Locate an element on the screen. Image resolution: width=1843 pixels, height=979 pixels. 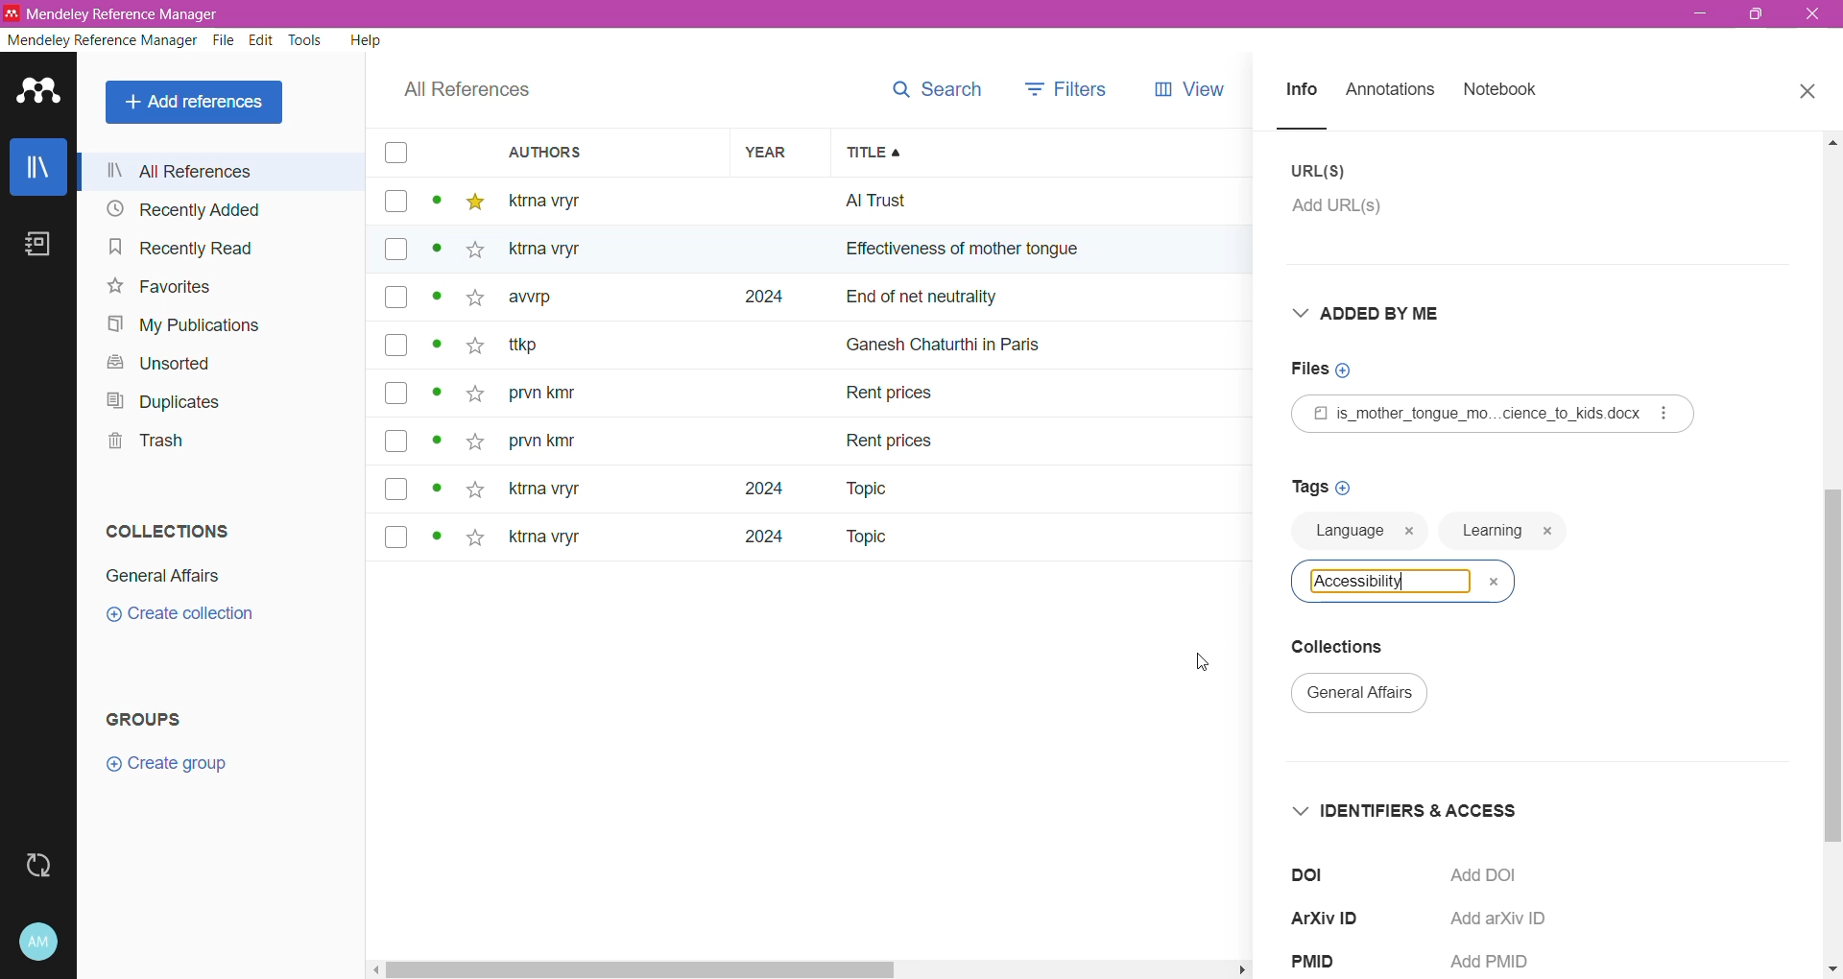
prvn kity is located at coordinates (554, 394).